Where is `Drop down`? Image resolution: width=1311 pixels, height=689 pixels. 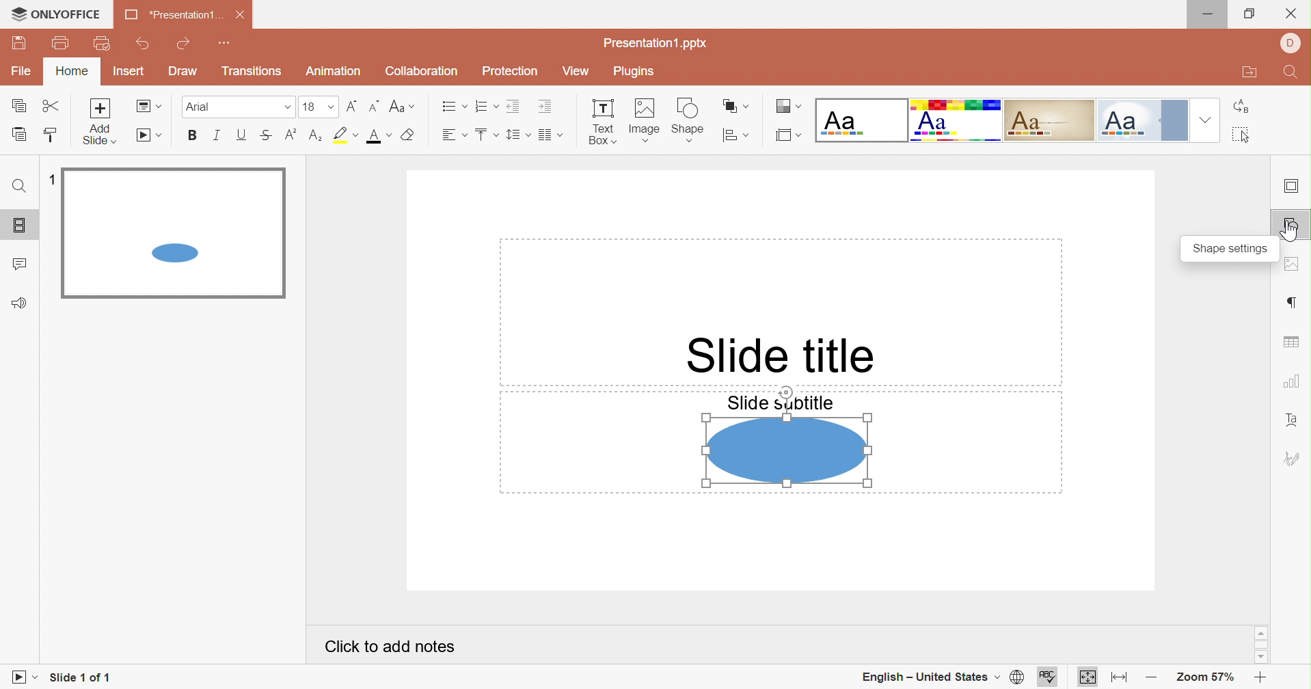
Drop down is located at coordinates (1206, 120).